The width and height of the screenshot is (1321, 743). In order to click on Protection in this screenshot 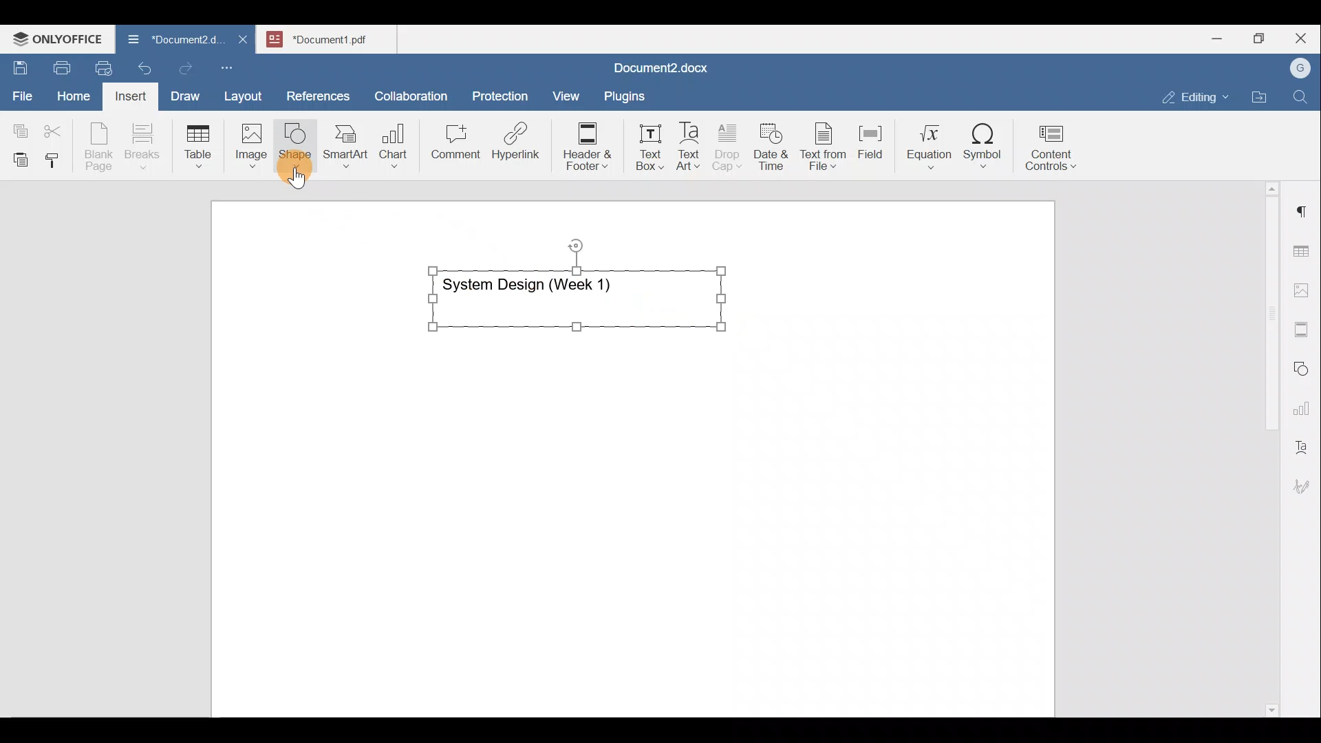, I will do `click(504, 94)`.